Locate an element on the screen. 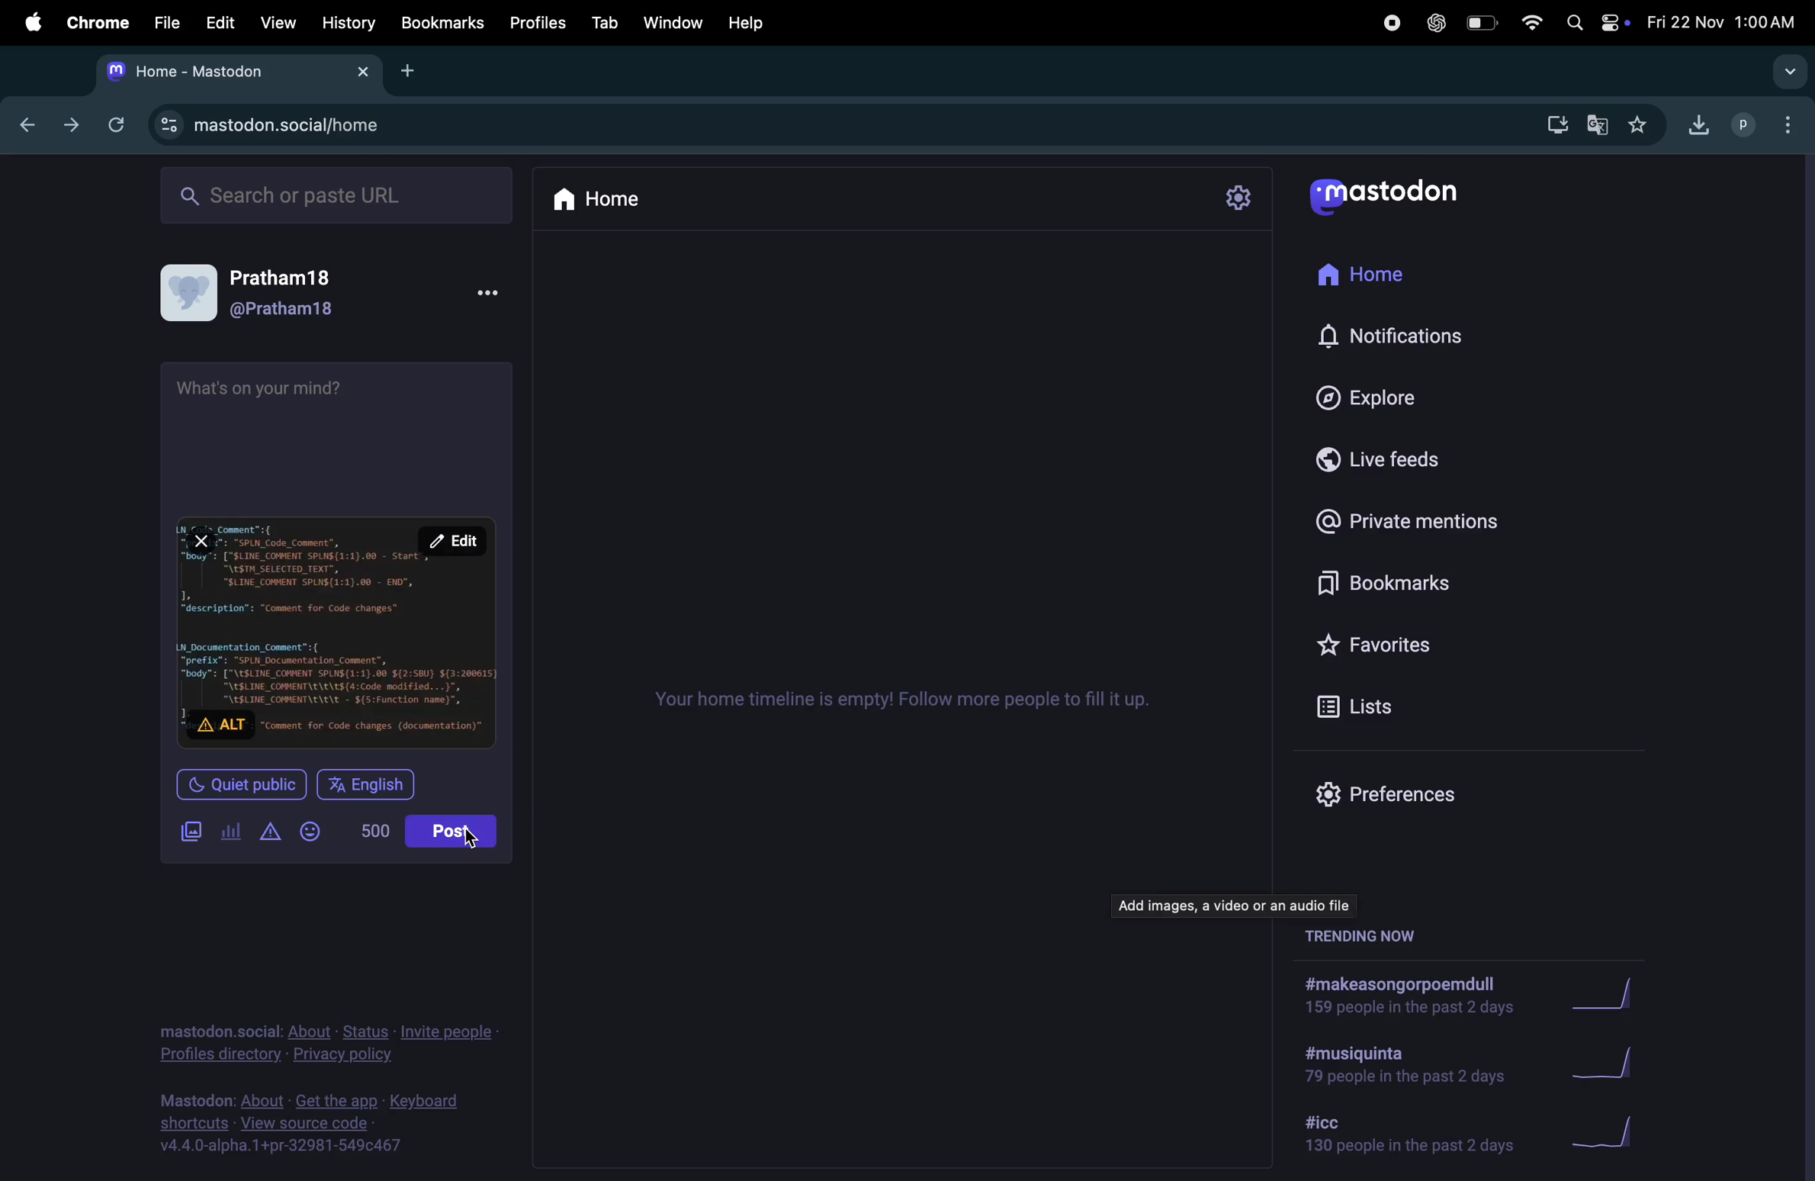  hashtag icc is located at coordinates (1398, 1135).